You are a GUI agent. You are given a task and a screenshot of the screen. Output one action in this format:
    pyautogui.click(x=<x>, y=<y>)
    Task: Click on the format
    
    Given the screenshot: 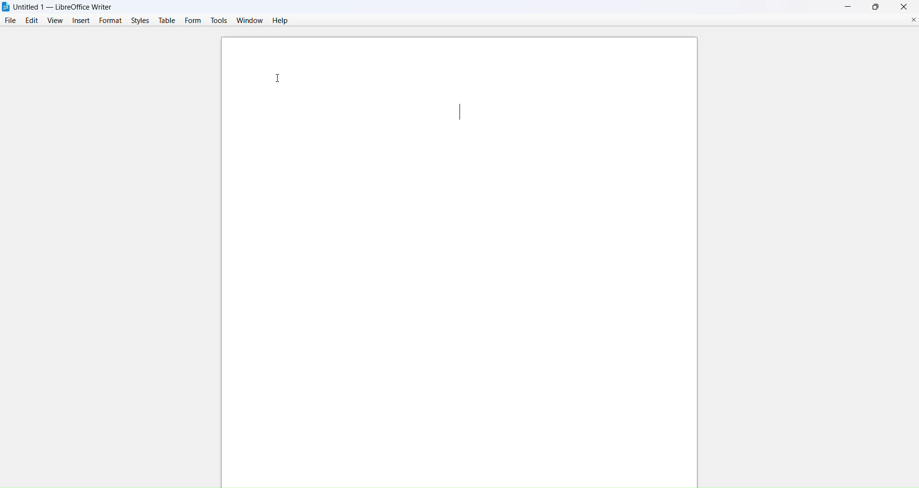 What is the action you would take?
    pyautogui.click(x=112, y=21)
    